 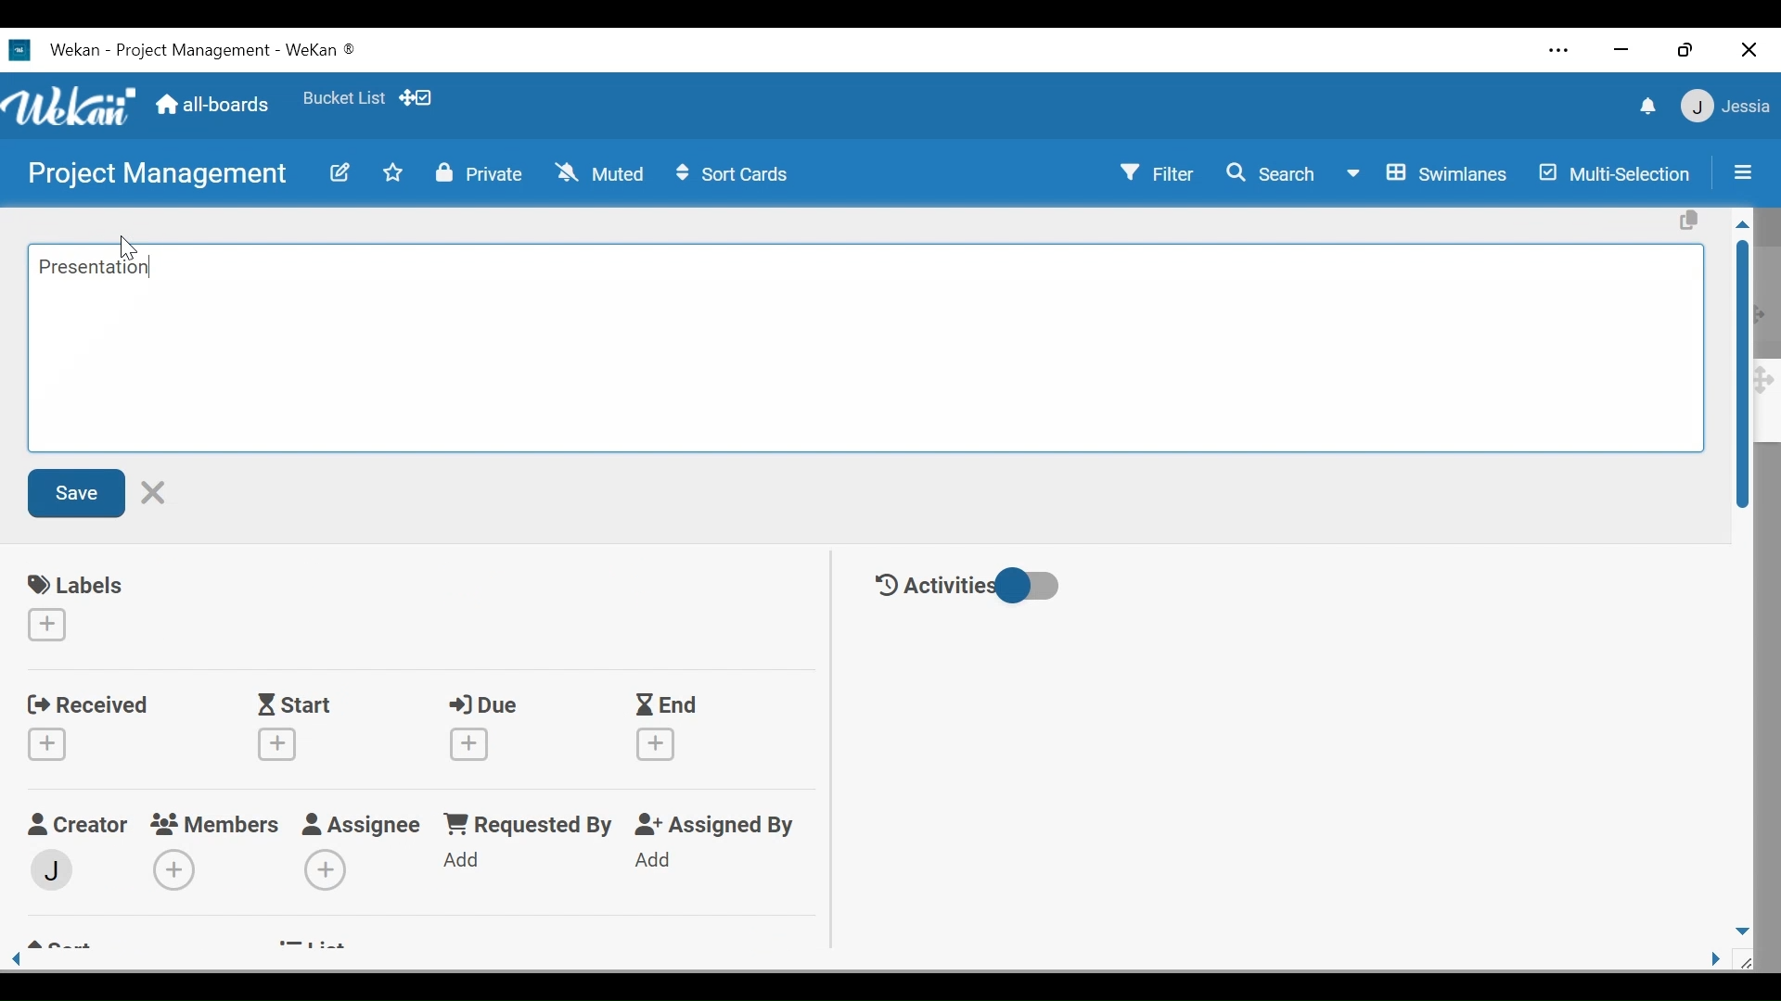 I want to click on Cancel, so click(x=153, y=493).